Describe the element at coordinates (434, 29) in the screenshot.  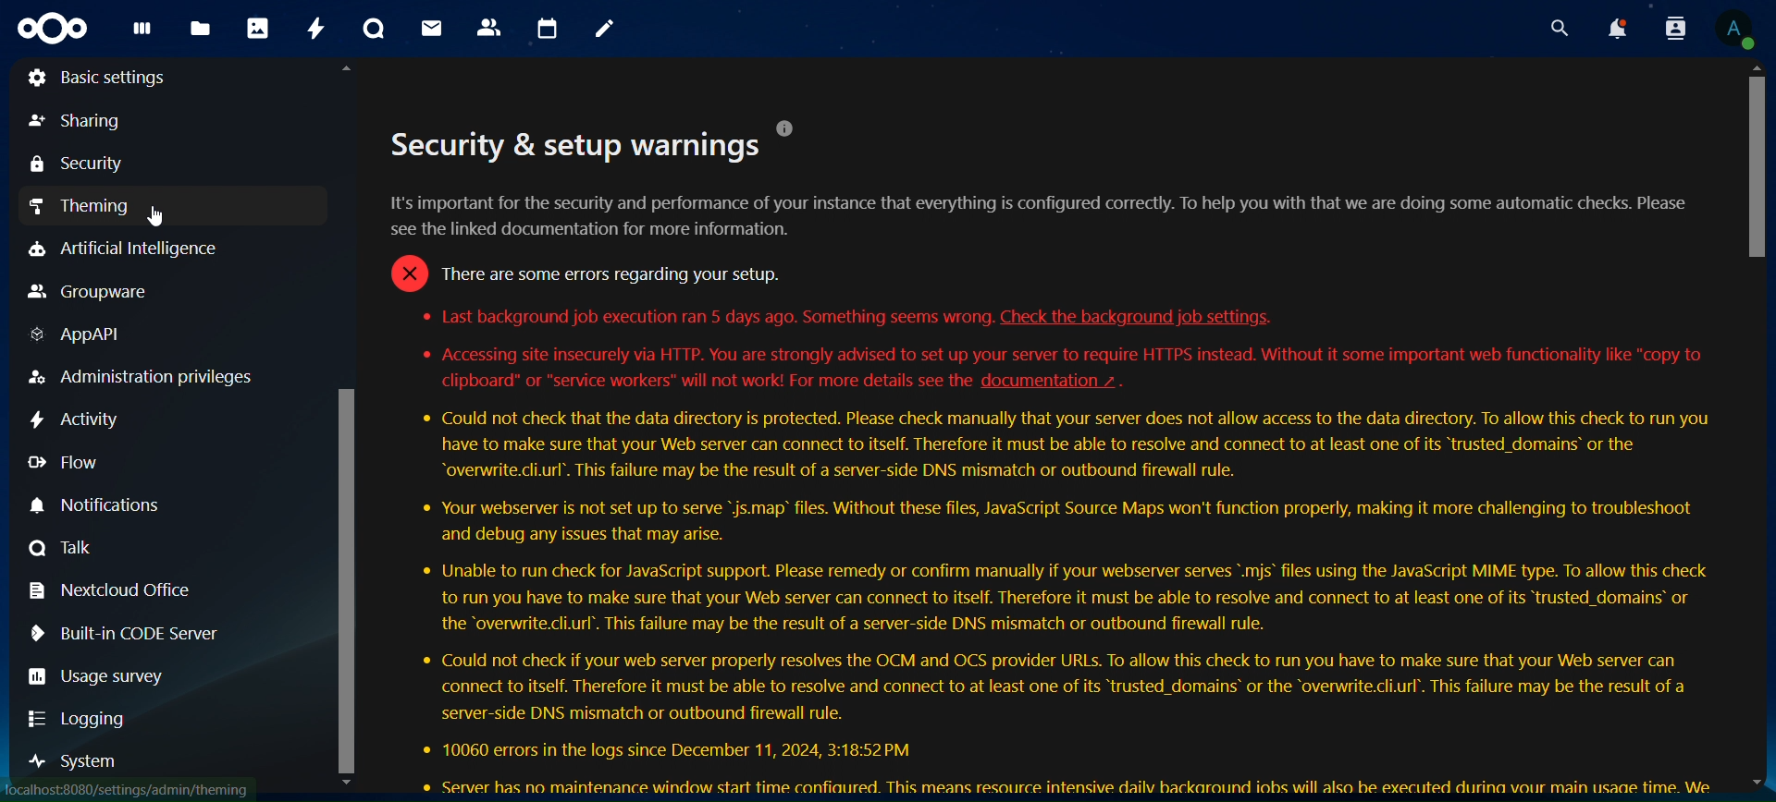
I see `mail` at that location.